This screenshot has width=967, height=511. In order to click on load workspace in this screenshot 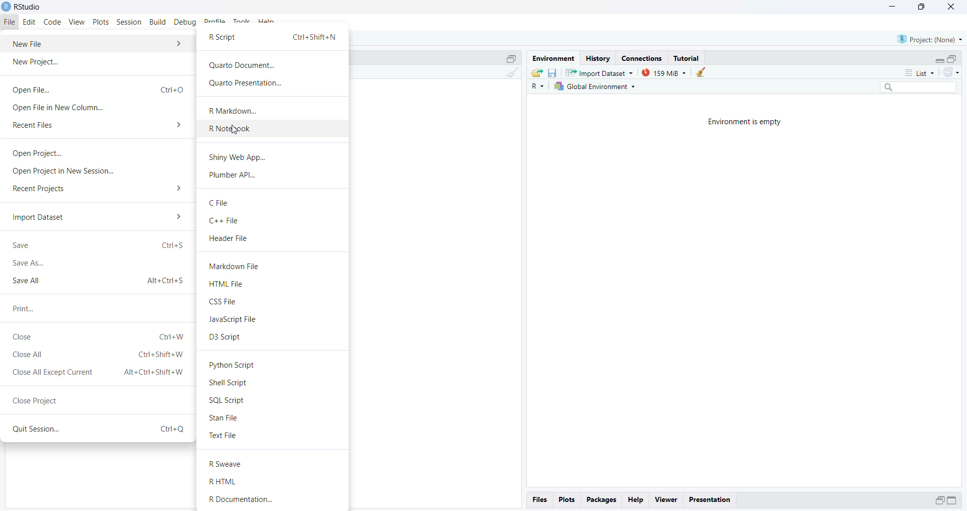, I will do `click(536, 72)`.